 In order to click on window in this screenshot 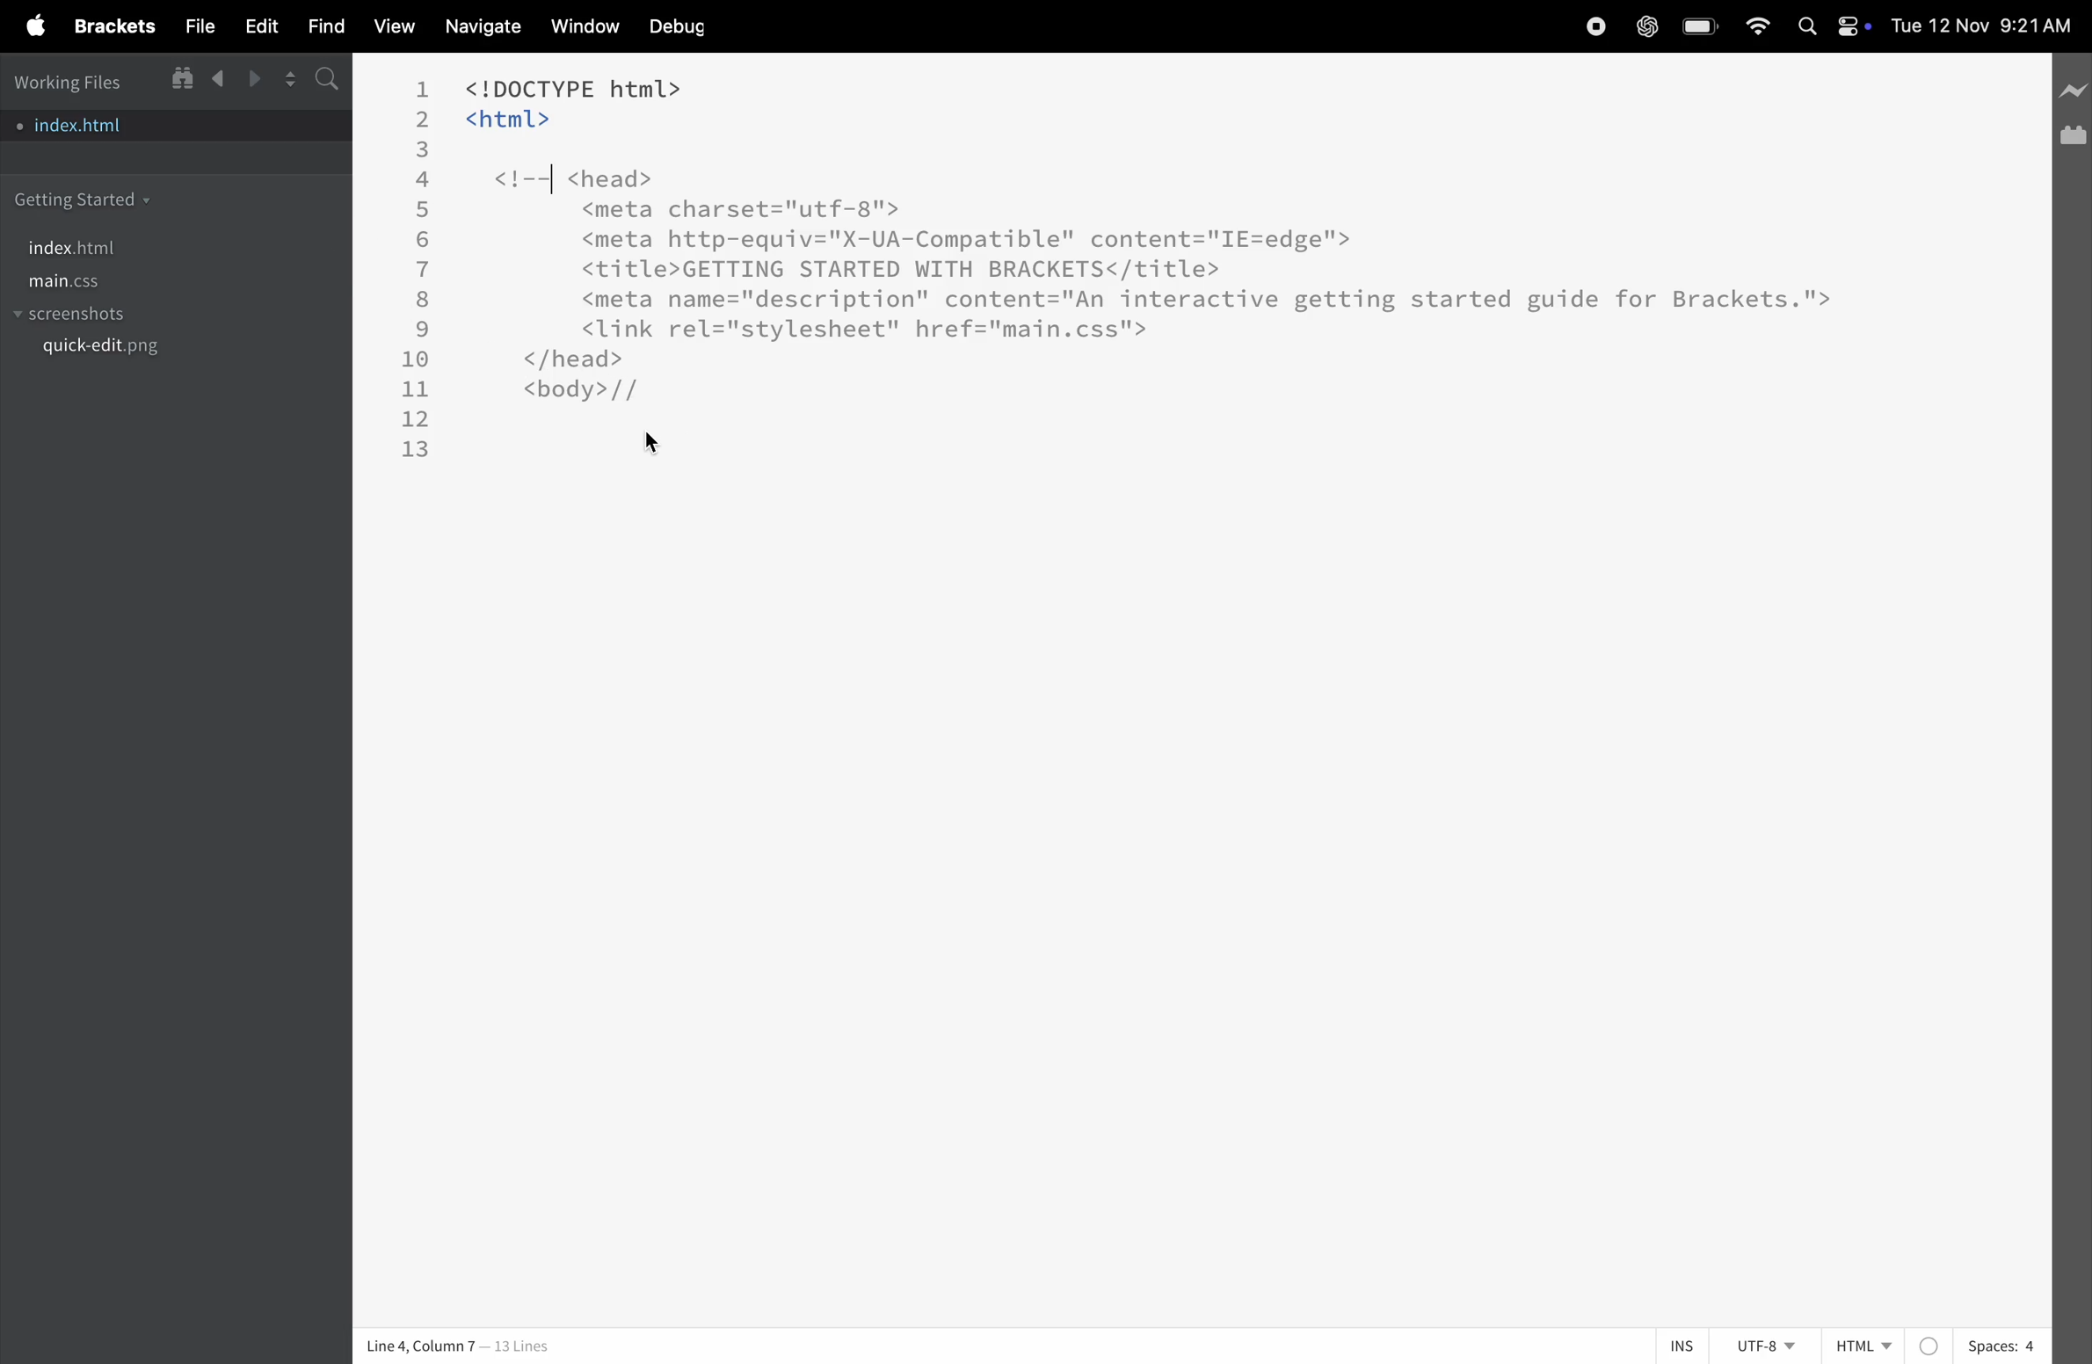, I will do `click(582, 25)`.